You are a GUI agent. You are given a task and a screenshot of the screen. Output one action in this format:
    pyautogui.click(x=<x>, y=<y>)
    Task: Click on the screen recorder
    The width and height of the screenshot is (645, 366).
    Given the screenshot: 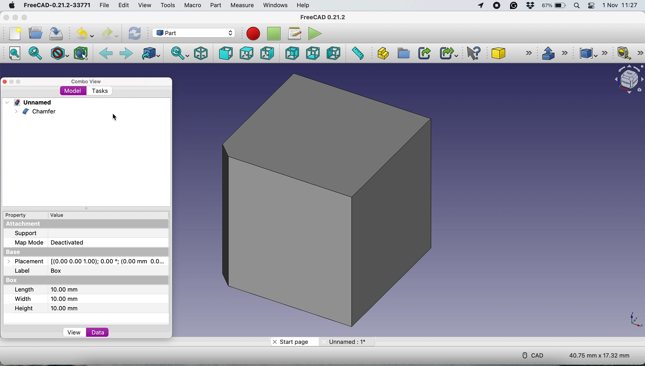 What is the action you would take?
    pyautogui.click(x=497, y=6)
    